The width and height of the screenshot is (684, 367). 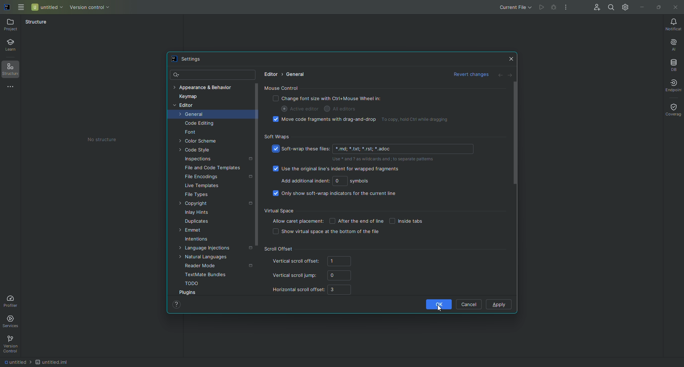 I want to click on Scroll offset, so click(x=278, y=249).